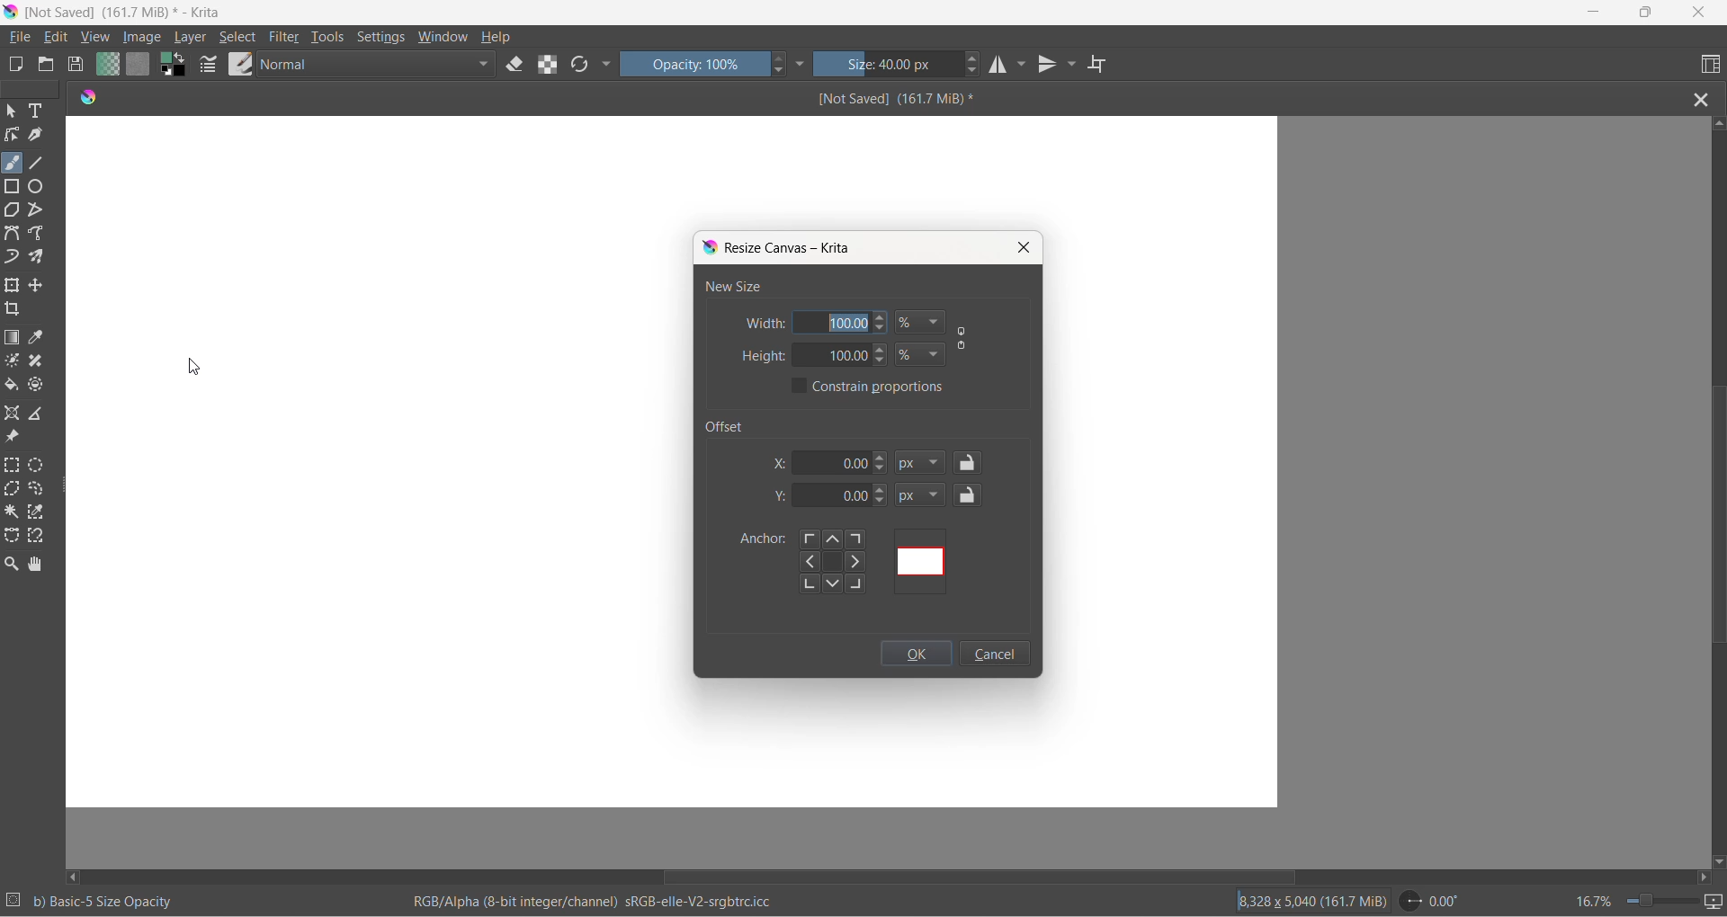 Image resolution: width=1727 pixels, height=917 pixels. I want to click on set eraser tool, so click(515, 64).